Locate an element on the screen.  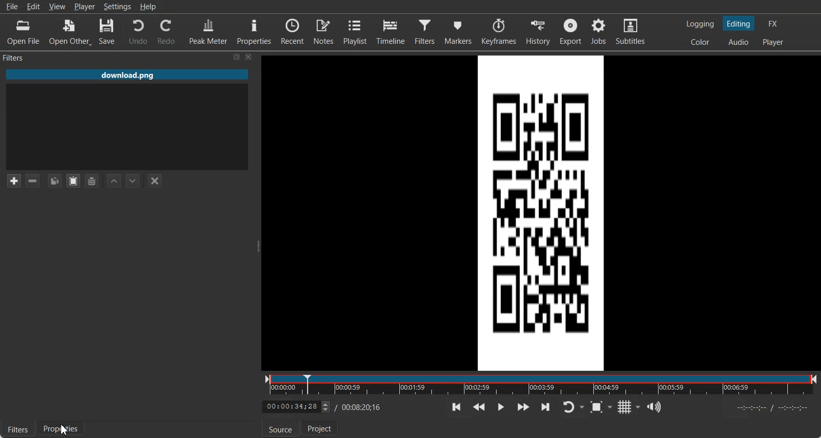
Switch to effects layout is located at coordinates (776, 23).